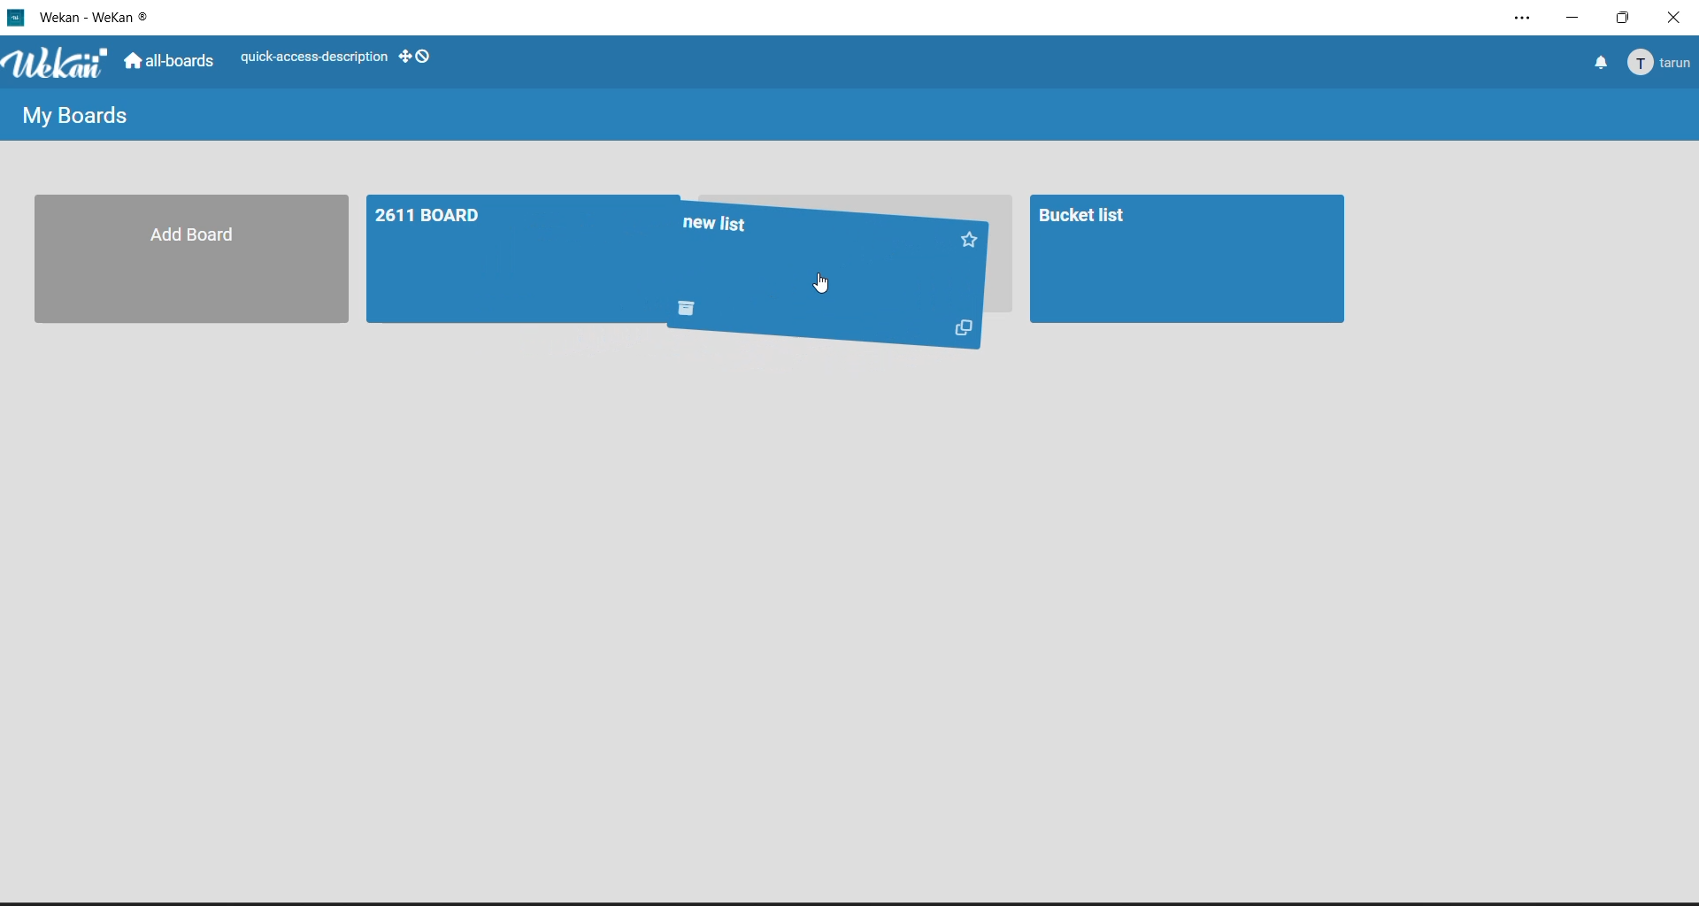 This screenshot has width=1699, height=906. I want to click on minimize, so click(1578, 17).